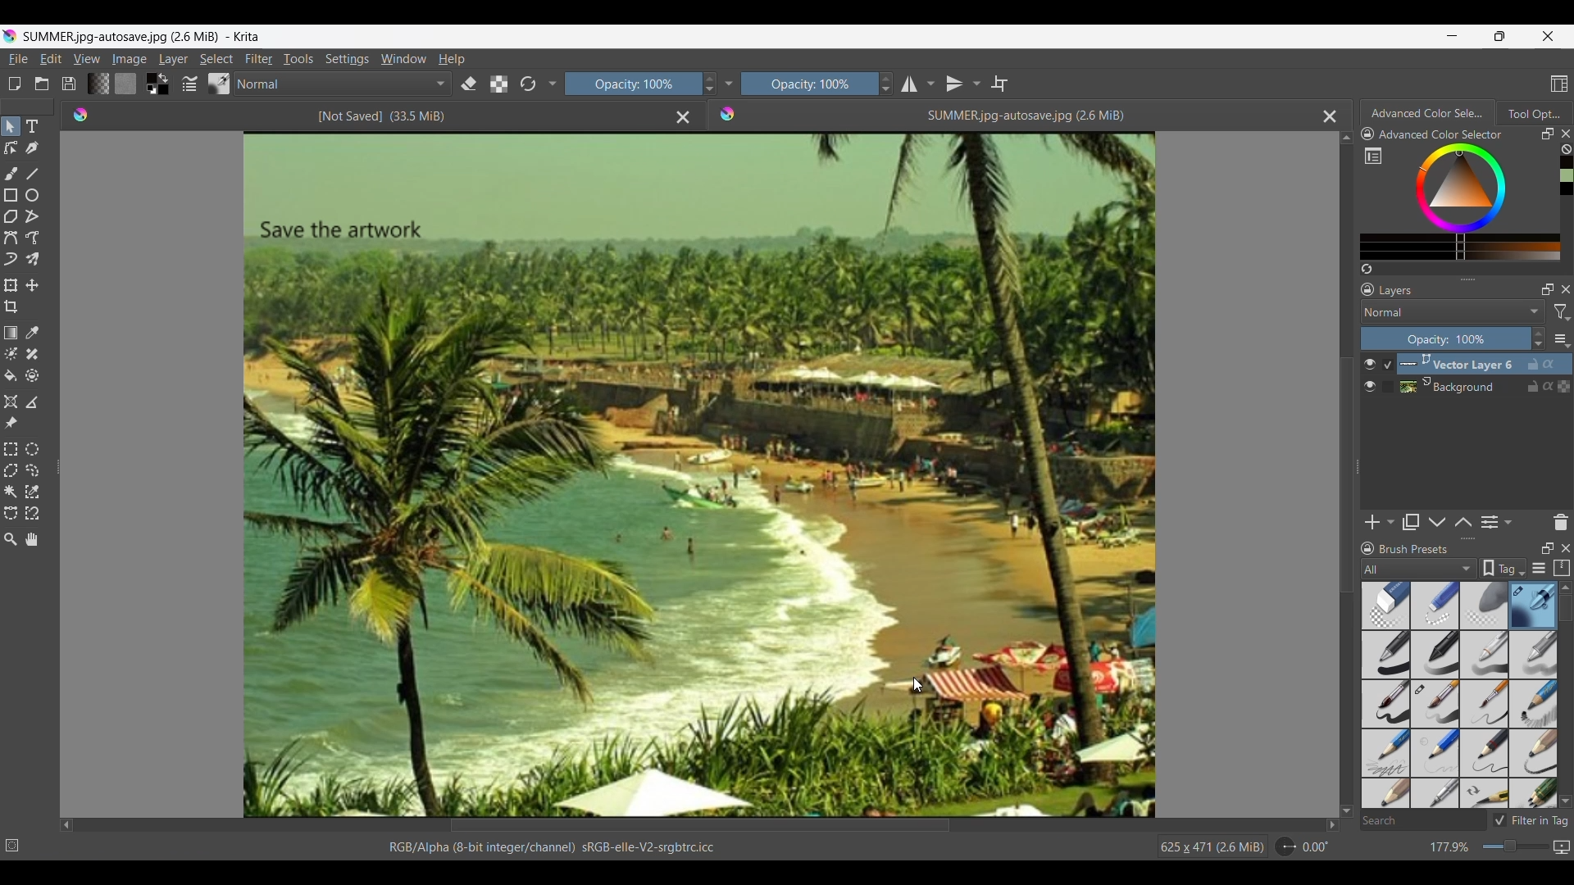 Image resolution: width=1574 pixels, height=885 pixels. Describe the element at coordinates (98, 84) in the screenshot. I see `Fill gradients` at that location.